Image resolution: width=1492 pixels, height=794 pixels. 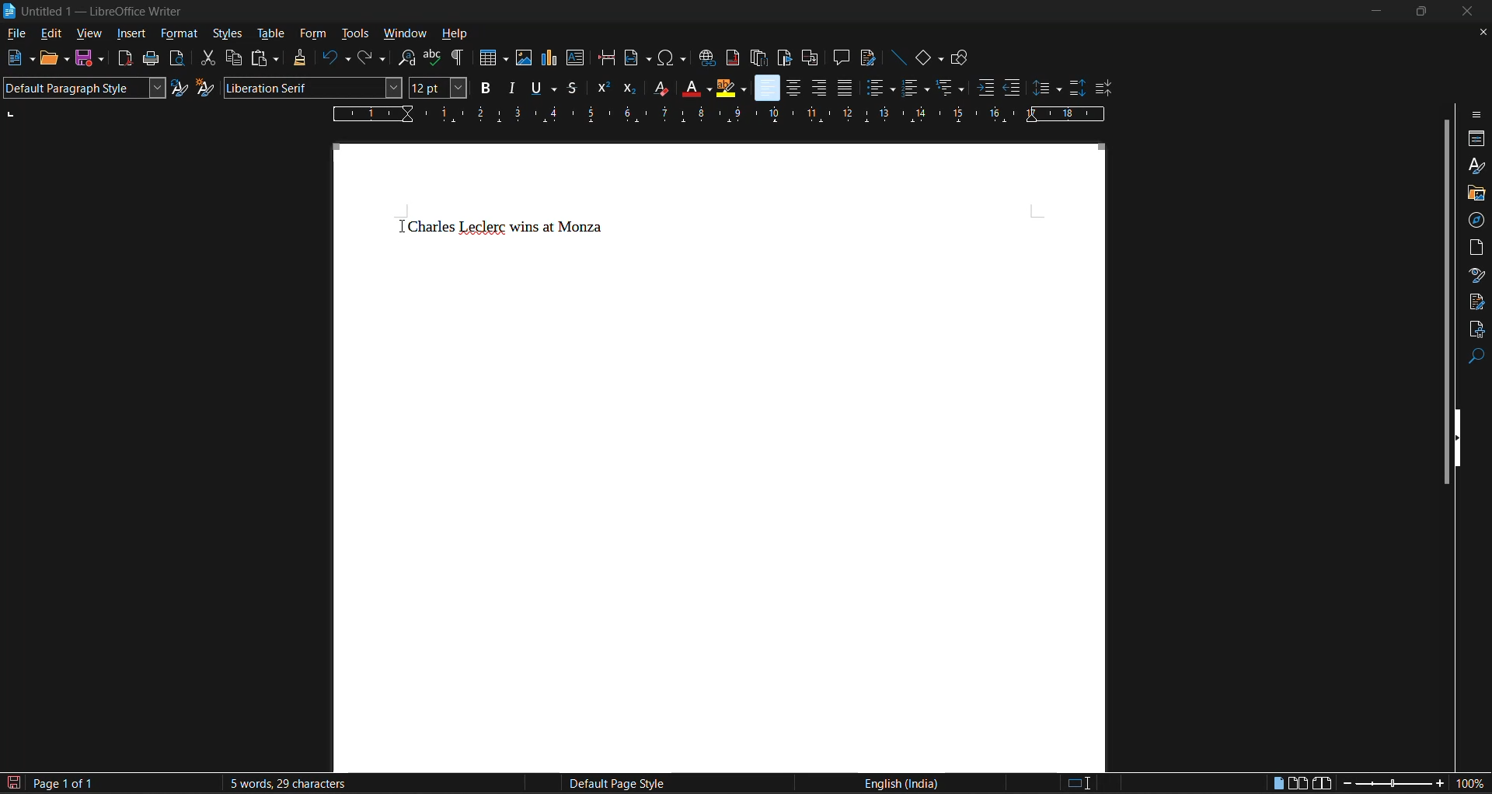 What do you see at coordinates (459, 57) in the screenshot?
I see `toggle formatting marks` at bounding box center [459, 57].